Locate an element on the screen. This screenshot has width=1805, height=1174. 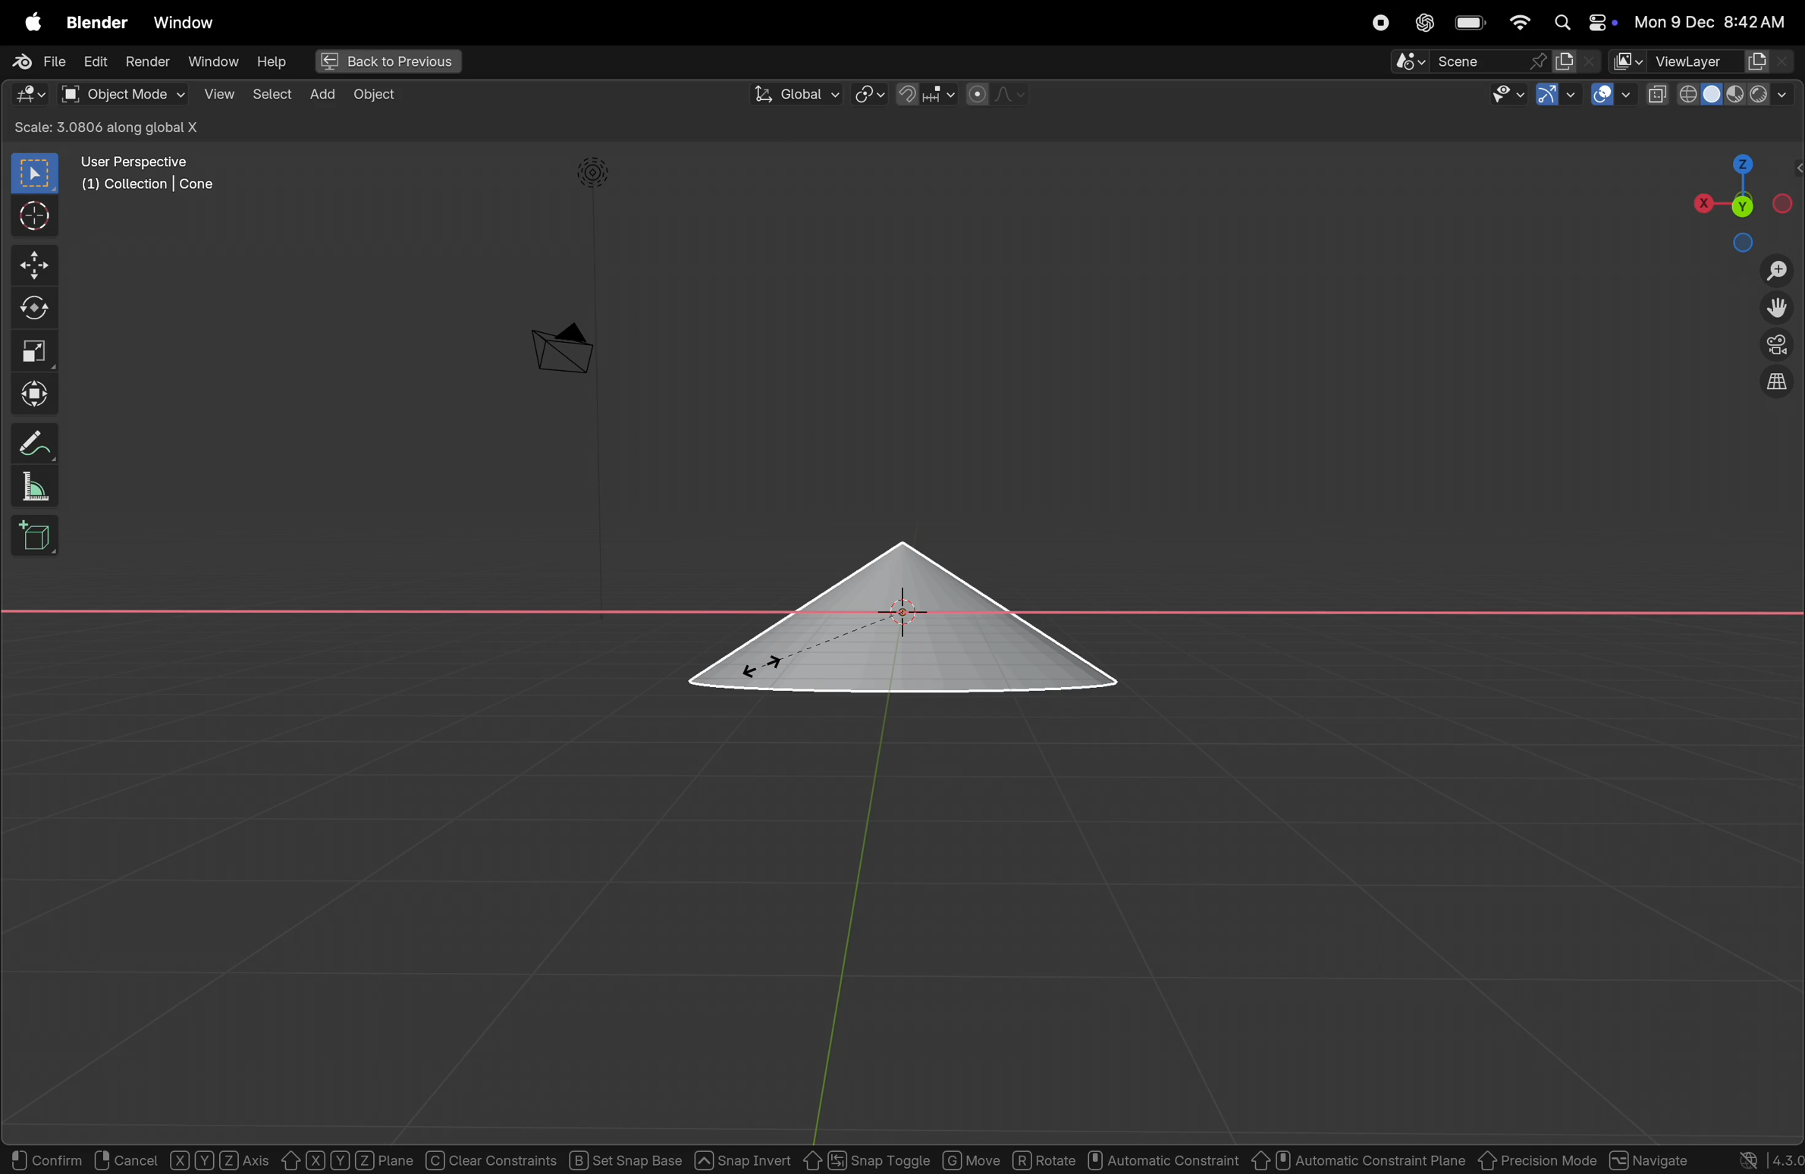
zoom in zom out is located at coordinates (1780, 270).